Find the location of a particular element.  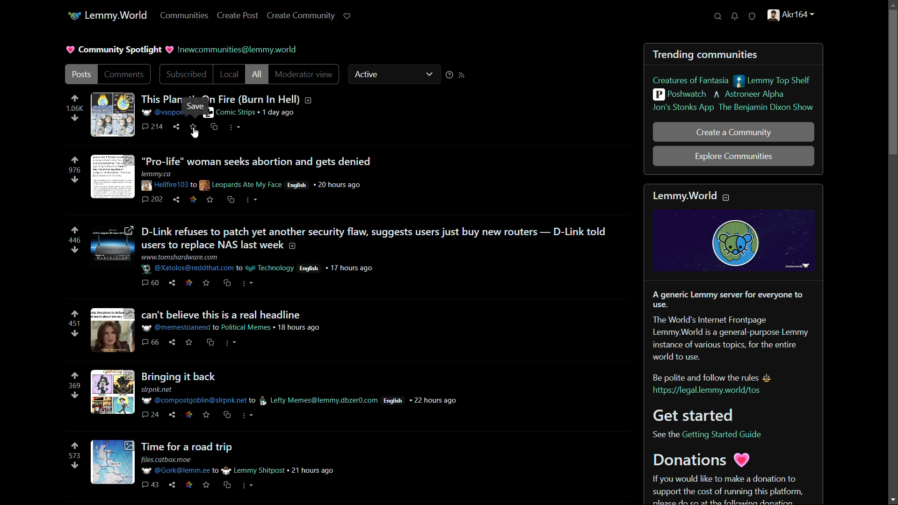

communities is located at coordinates (186, 16).